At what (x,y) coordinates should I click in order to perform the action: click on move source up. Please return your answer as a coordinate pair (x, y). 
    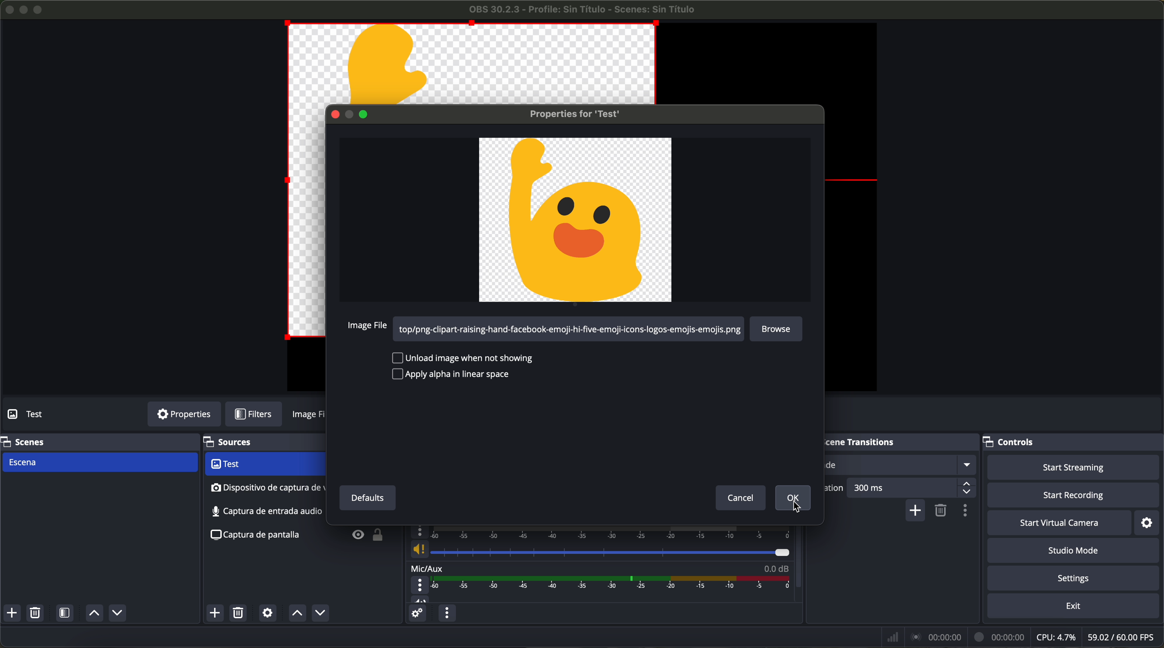
    Looking at the image, I should click on (297, 613).